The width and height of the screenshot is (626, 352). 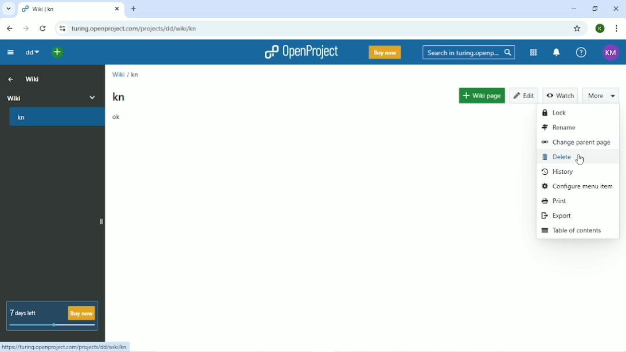 What do you see at coordinates (84, 314) in the screenshot?
I see `buy now ` at bounding box center [84, 314].